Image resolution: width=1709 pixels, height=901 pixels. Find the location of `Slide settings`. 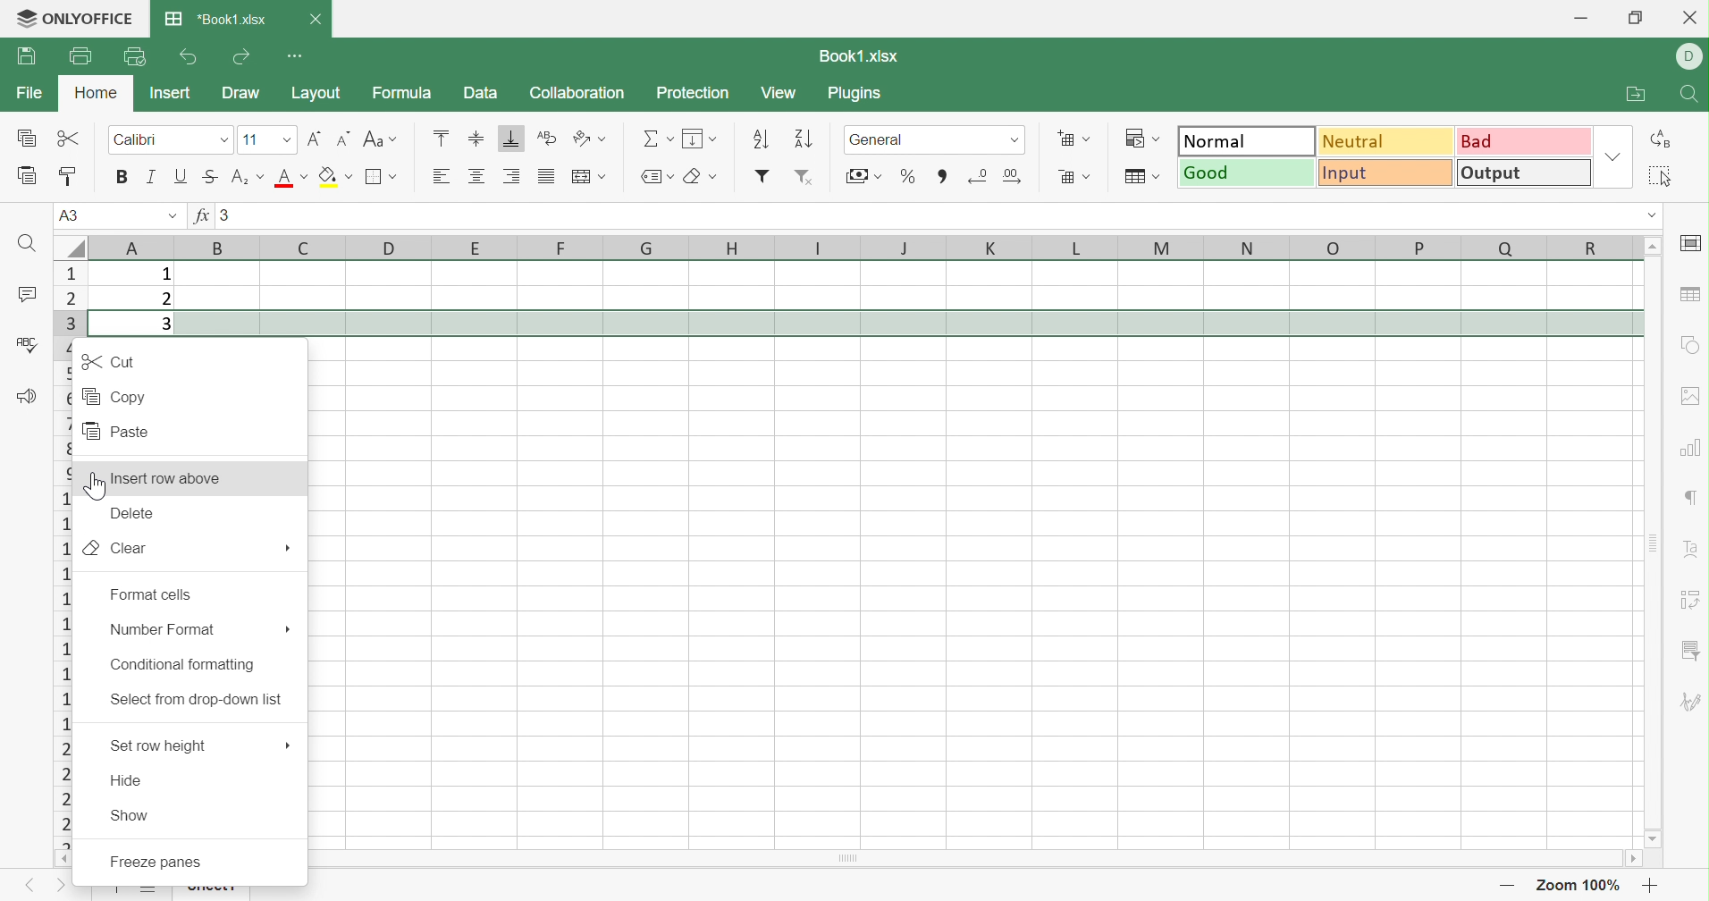

Slide settings is located at coordinates (1688, 245).